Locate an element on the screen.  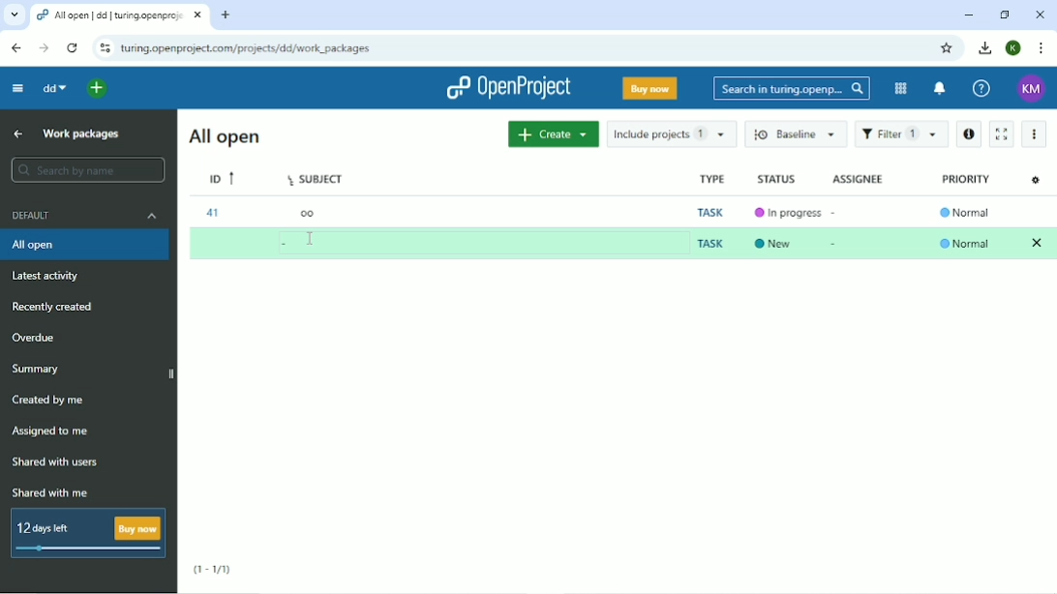
Filter 1 is located at coordinates (901, 134).